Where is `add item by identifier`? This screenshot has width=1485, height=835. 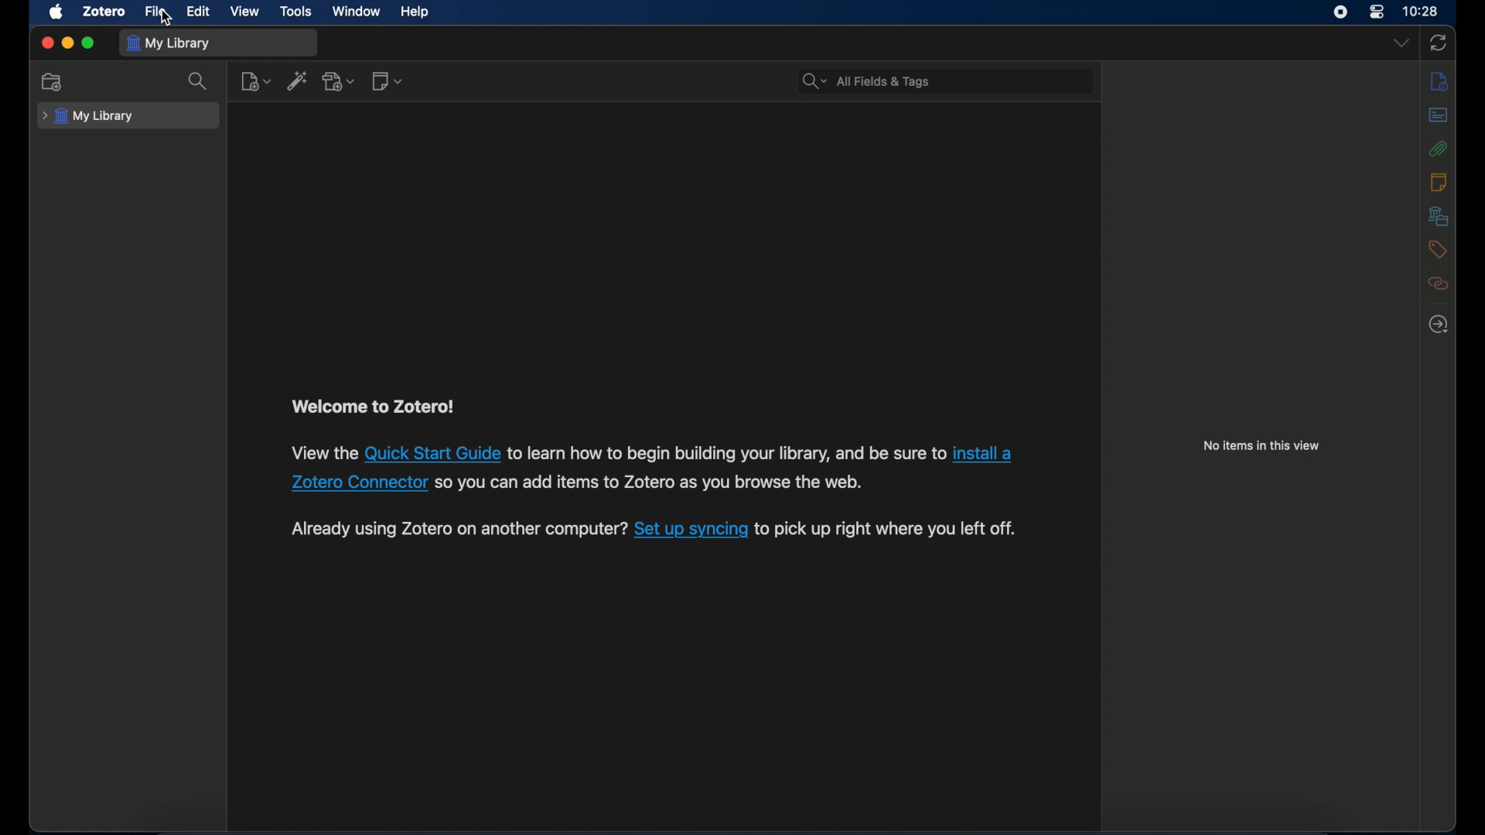
add item by identifier is located at coordinates (298, 80).